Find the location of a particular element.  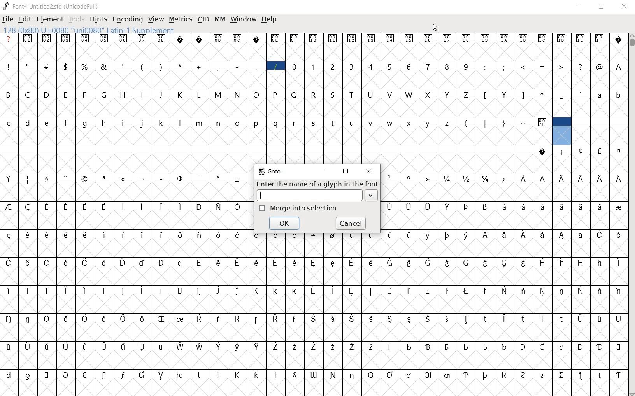

Symbol is located at coordinates (581, 262).